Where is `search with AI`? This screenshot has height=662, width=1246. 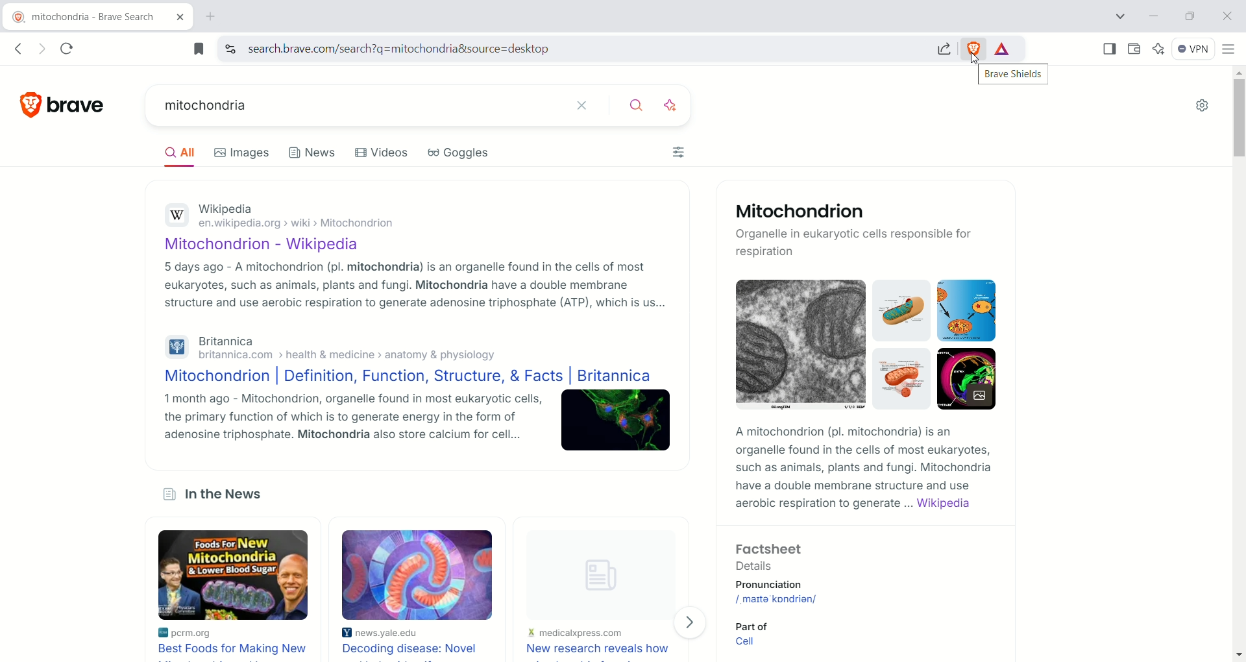
search with AI is located at coordinates (670, 107).